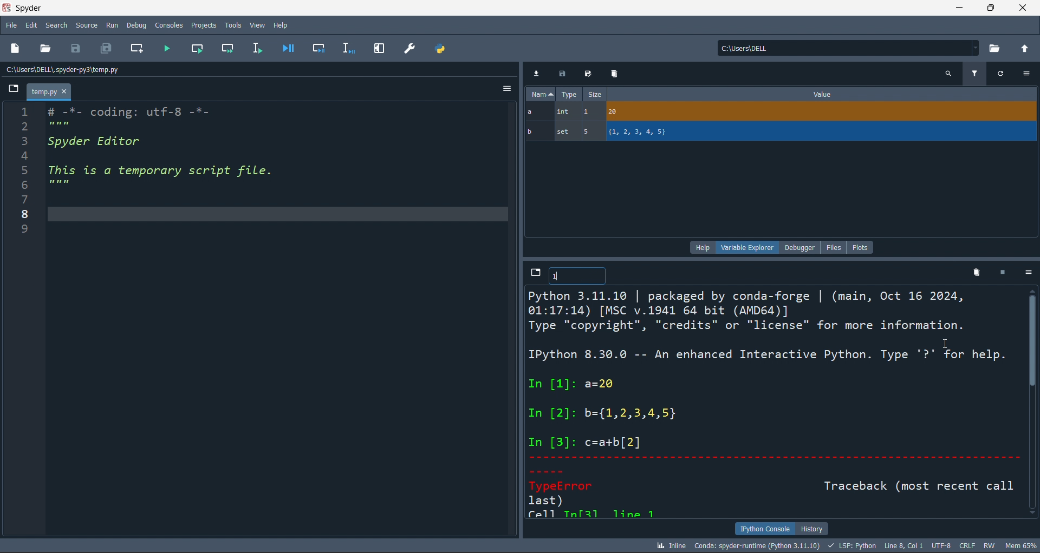  What do you see at coordinates (999, 73) in the screenshot?
I see `refresh ` at bounding box center [999, 73].